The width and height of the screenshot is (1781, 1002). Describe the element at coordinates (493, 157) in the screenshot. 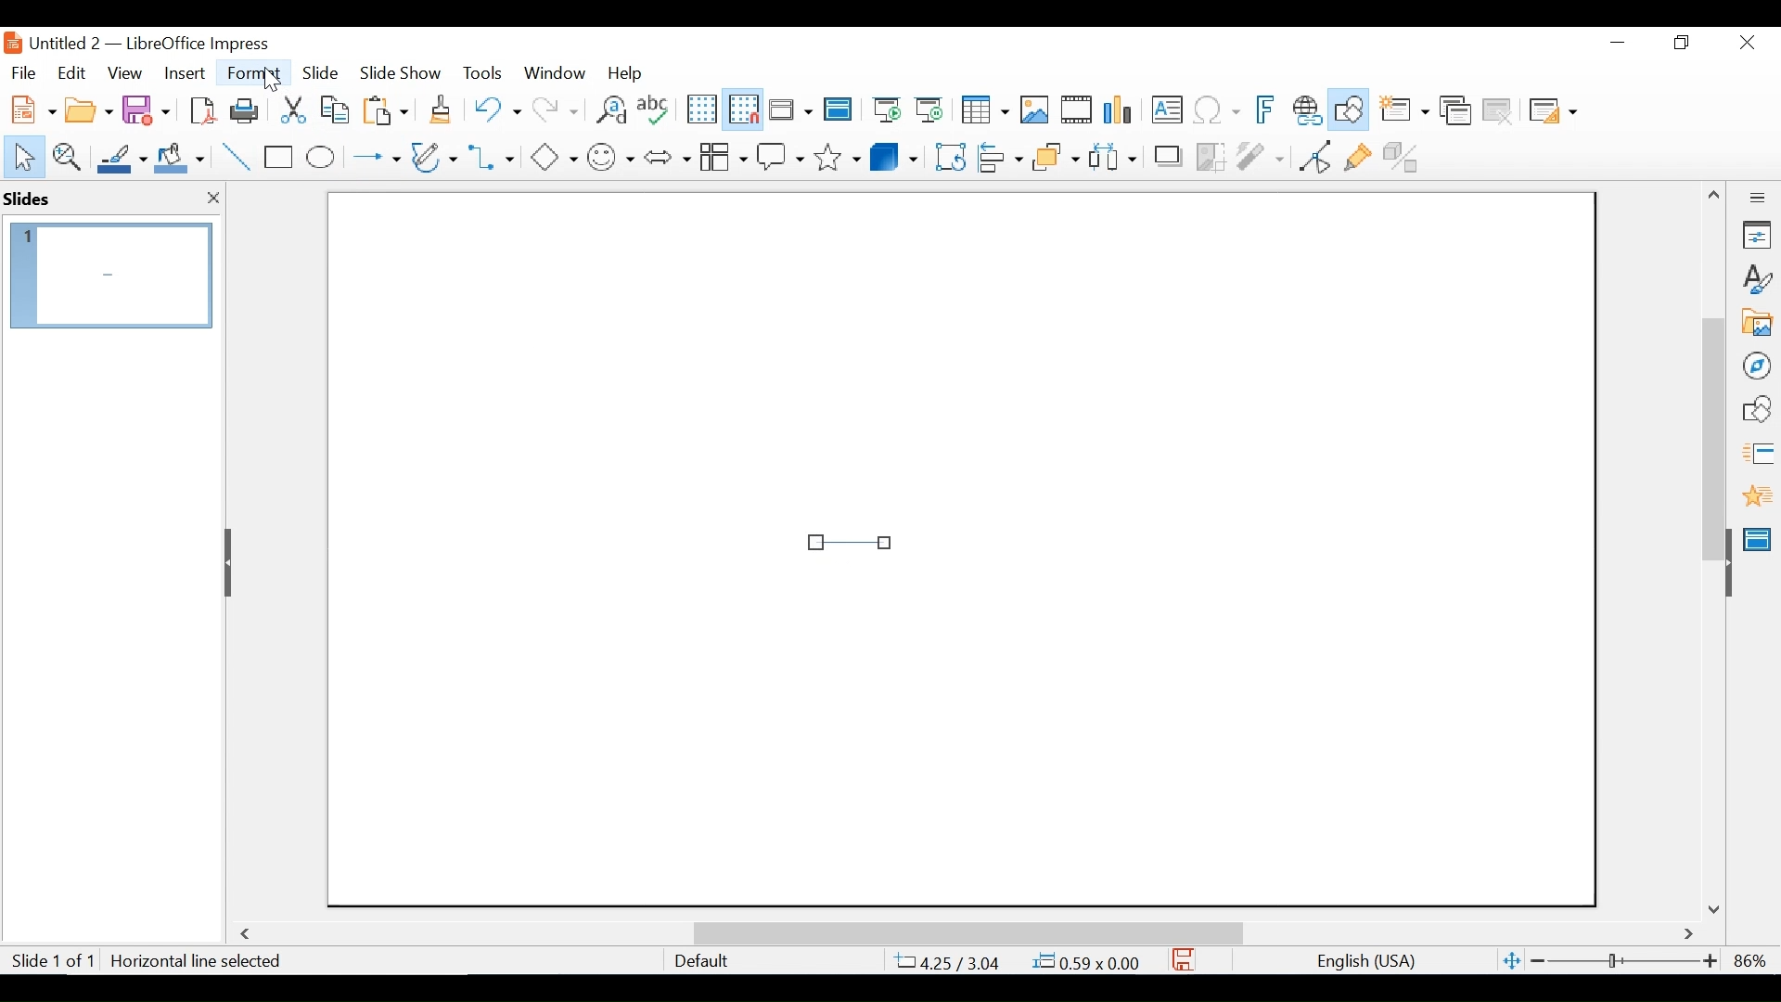

I see `Connectors` at that location.